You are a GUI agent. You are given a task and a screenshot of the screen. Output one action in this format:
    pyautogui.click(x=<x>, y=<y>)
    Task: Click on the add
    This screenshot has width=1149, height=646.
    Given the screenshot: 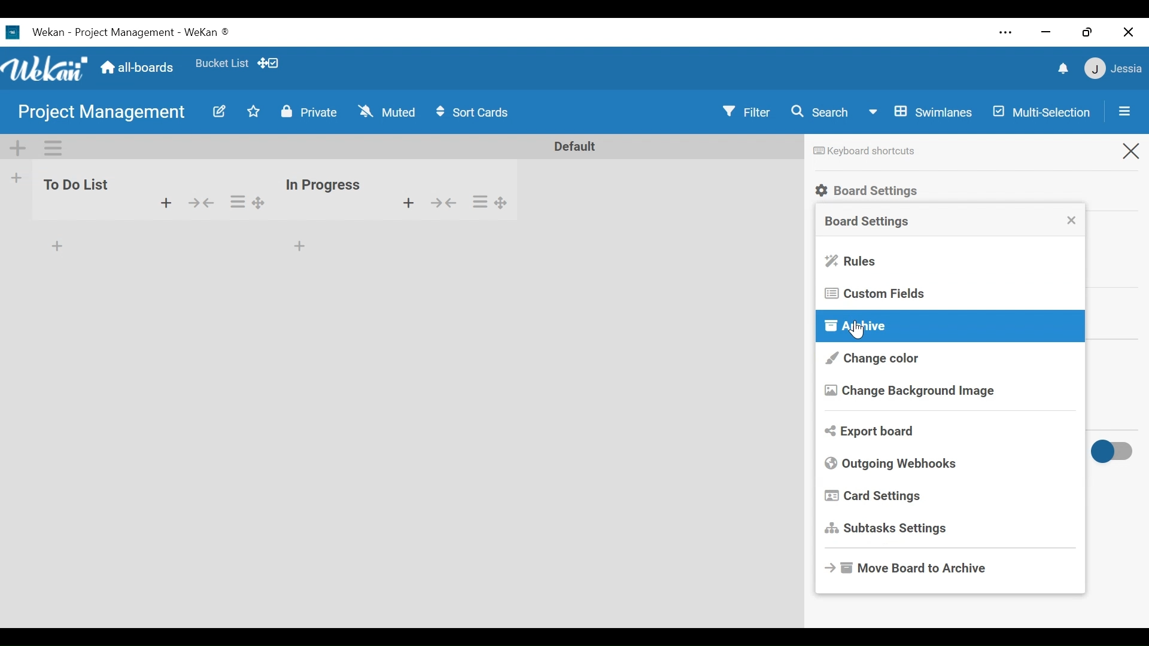 What is the action you would take?
    pyautogui.click(x=400, y=203)
    